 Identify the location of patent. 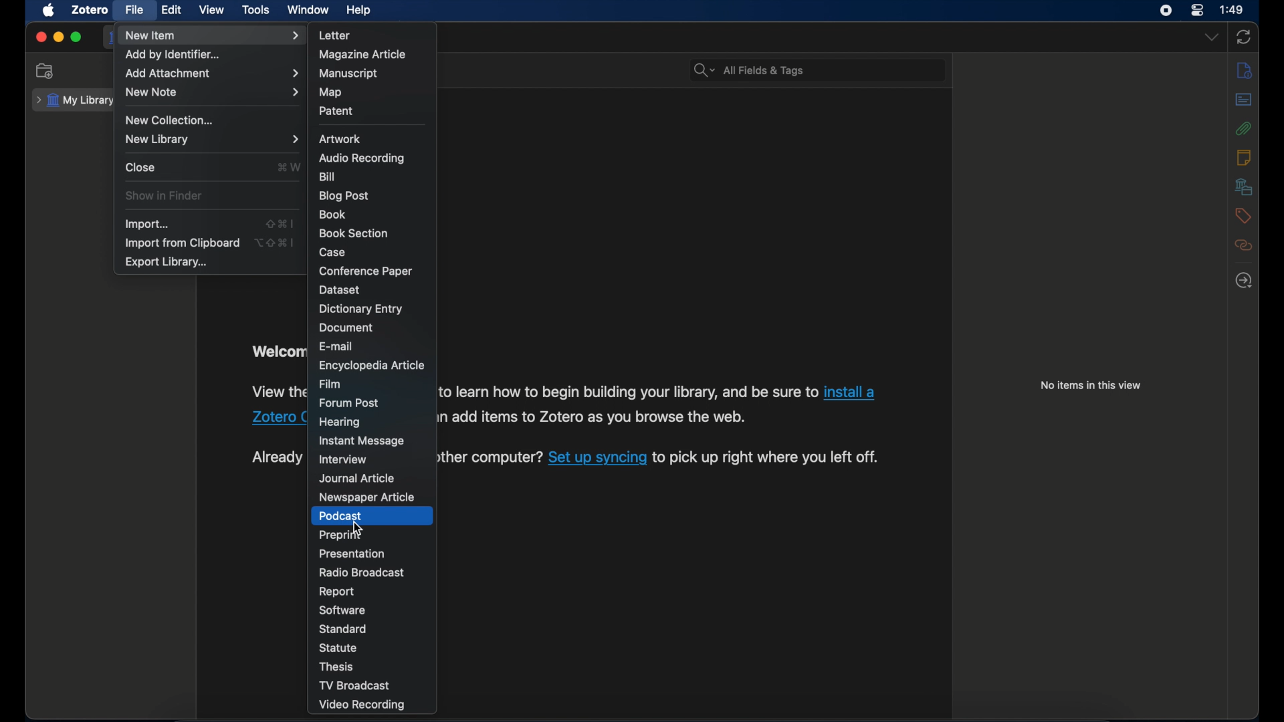
(337, 111).